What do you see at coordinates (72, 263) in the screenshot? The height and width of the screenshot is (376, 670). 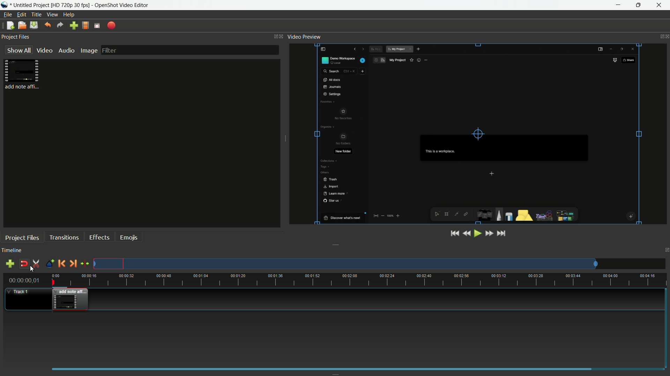 I see `next marker` at bounding box center [72, 263].